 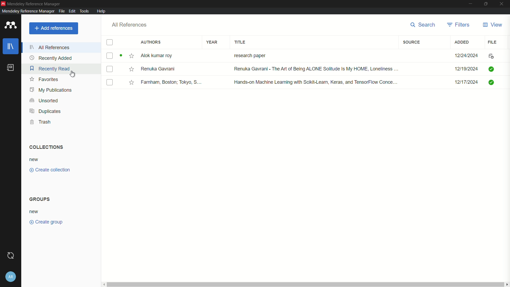 I want to click on source, so click(x=411, y=42).